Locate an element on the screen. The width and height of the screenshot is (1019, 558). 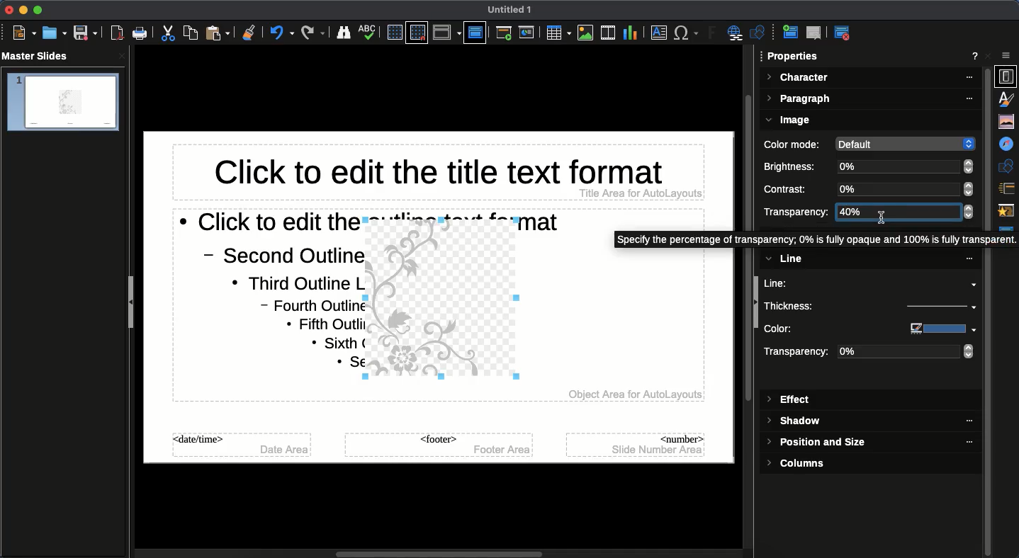
Shapes is located at coordinates (1008, 166).